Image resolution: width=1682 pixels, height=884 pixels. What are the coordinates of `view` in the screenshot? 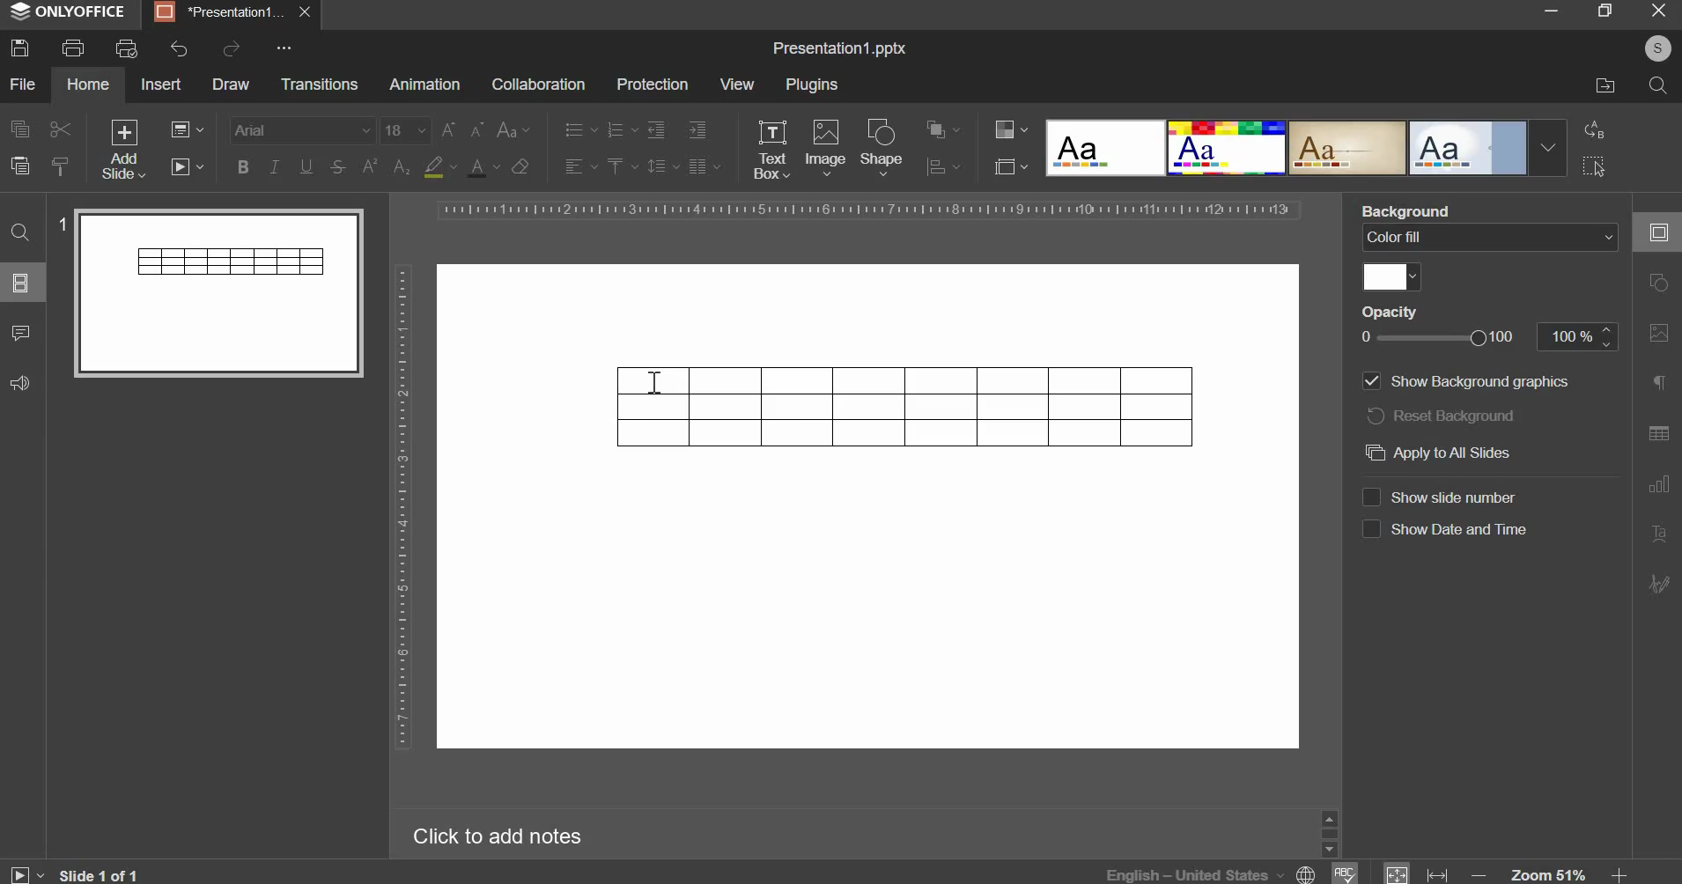 It's located at (737, 84).